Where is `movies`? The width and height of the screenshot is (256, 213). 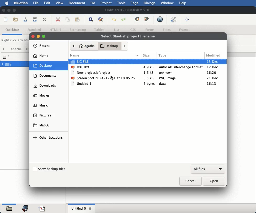 movies is located at coordinates (41, 96).